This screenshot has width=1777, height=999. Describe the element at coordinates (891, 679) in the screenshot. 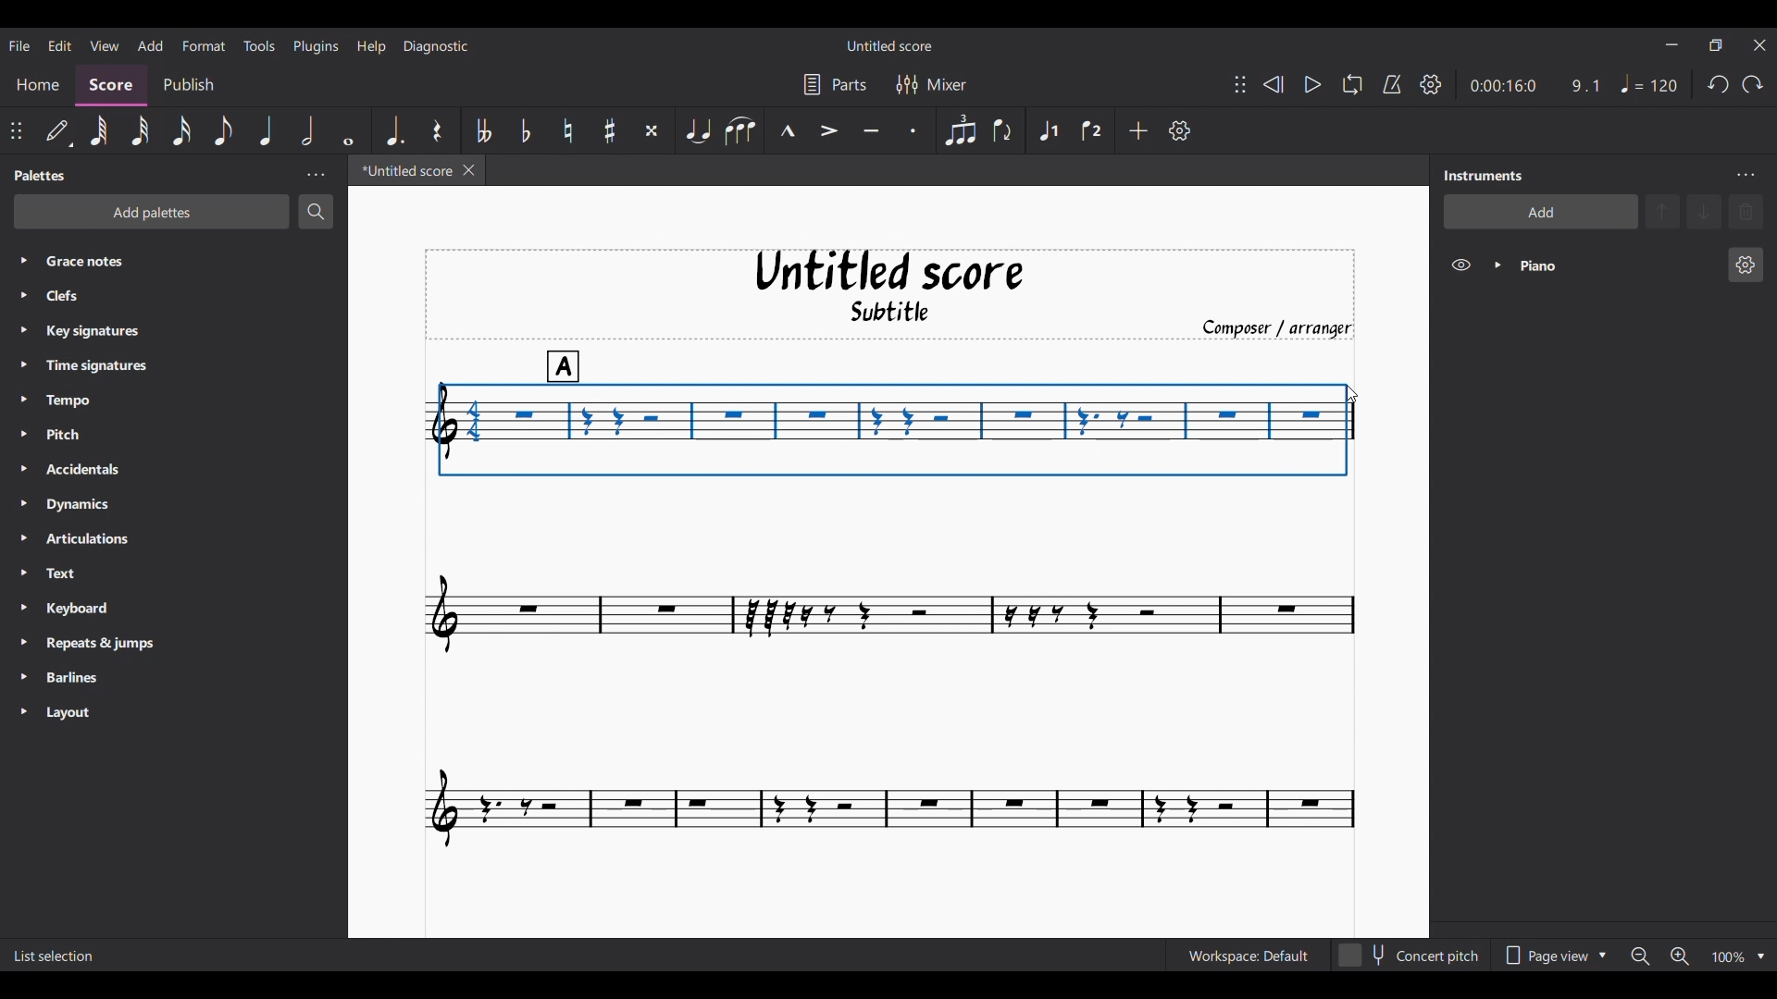

I see `Current score` at that location.